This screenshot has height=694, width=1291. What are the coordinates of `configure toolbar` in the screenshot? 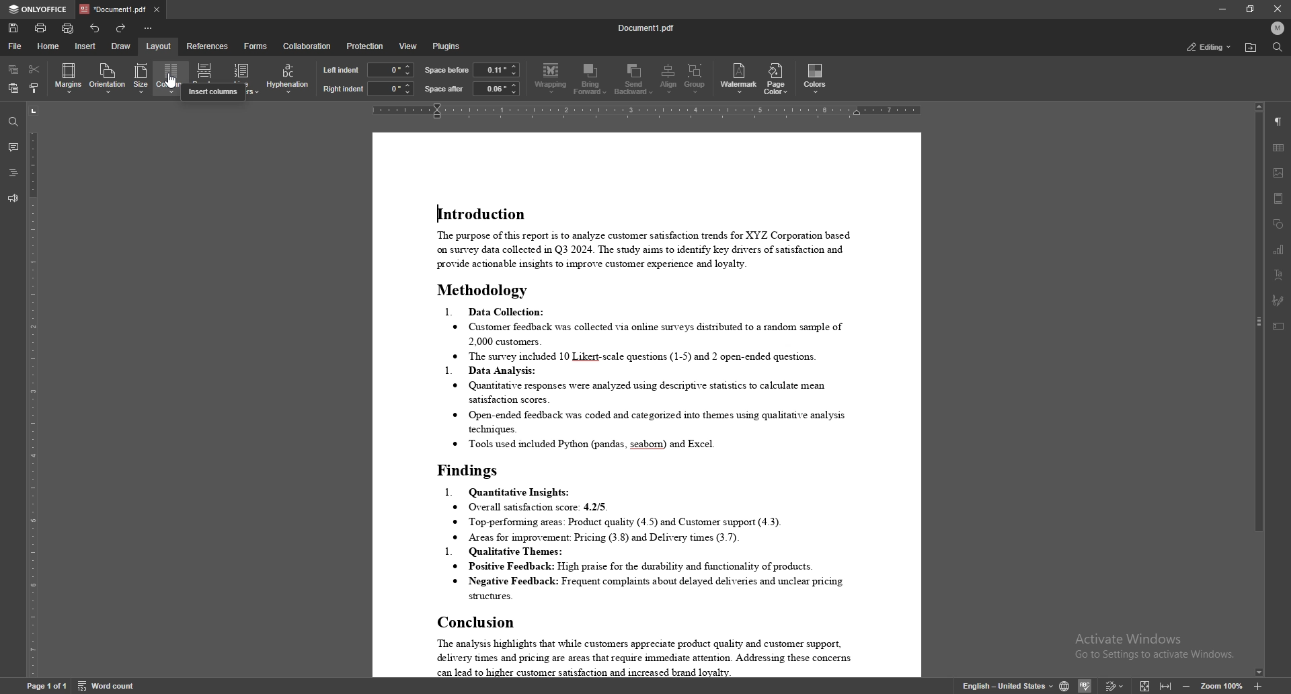 It's located at (151, 28).